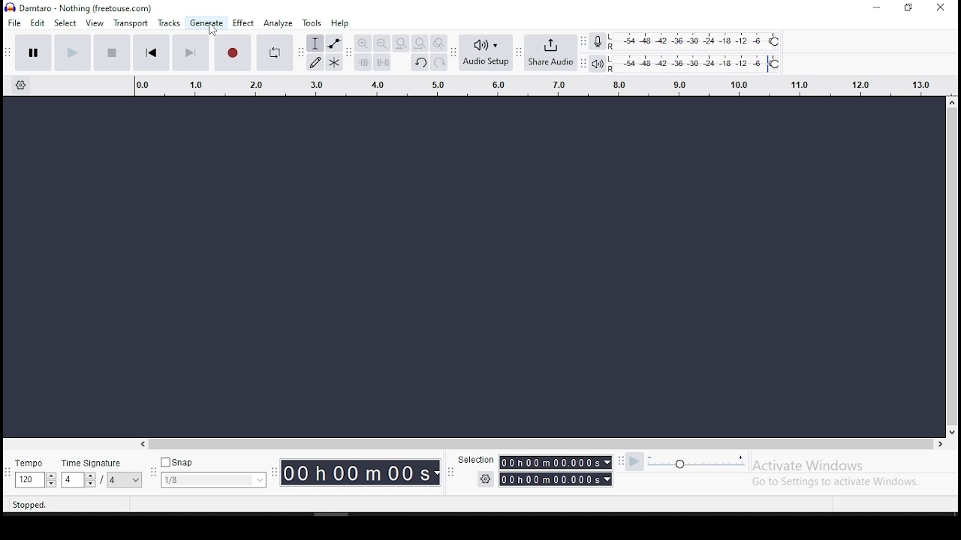 This screenshot has width=961, height=540. Describe the element at coordinates (941, 7) in the screenshot. I see `close window` at that location.